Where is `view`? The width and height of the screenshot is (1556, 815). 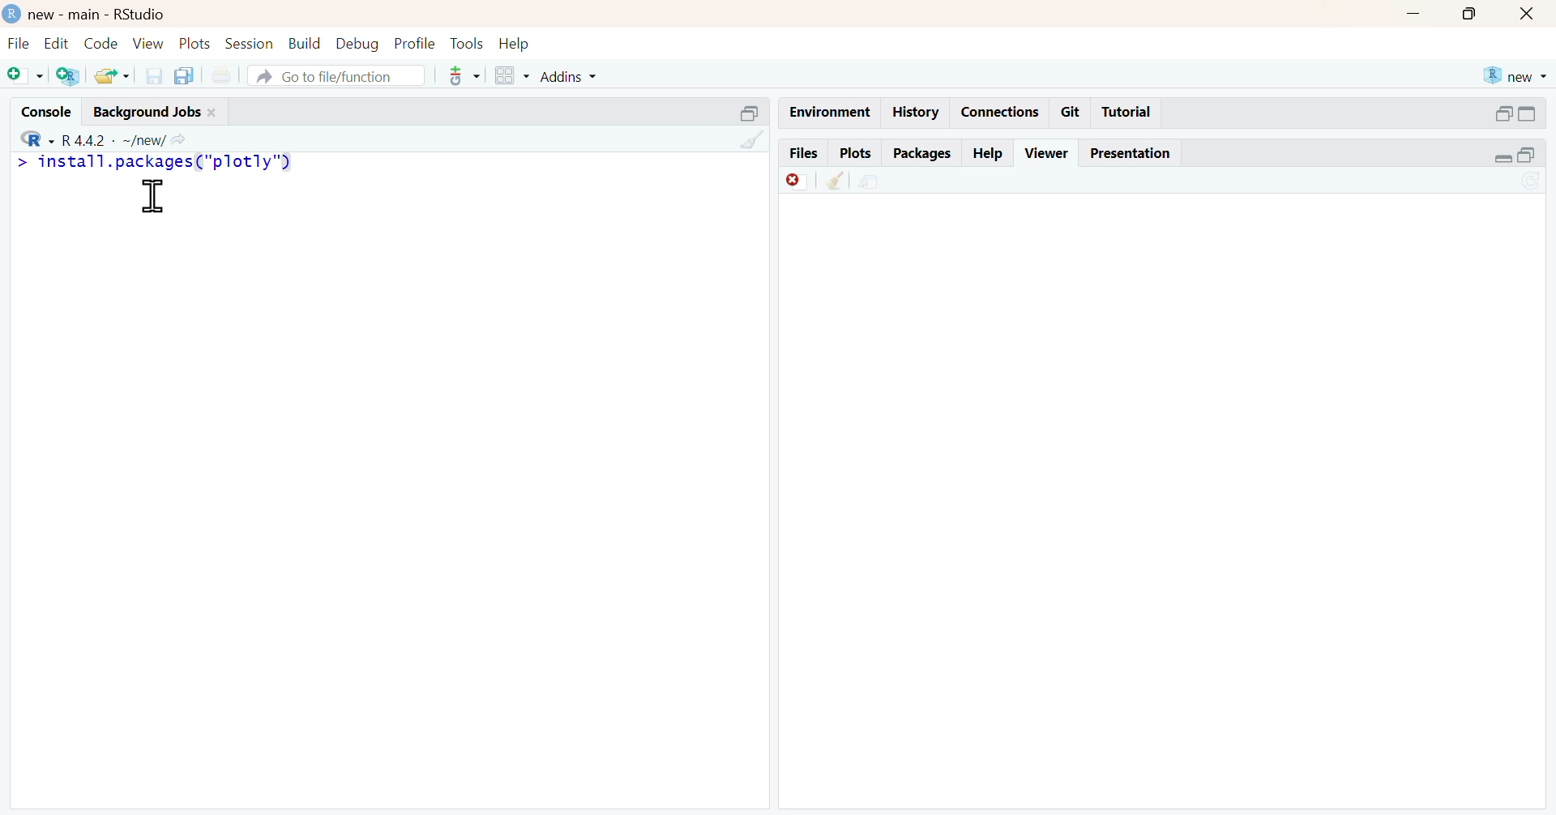
view is located at coordinates (149, 43).